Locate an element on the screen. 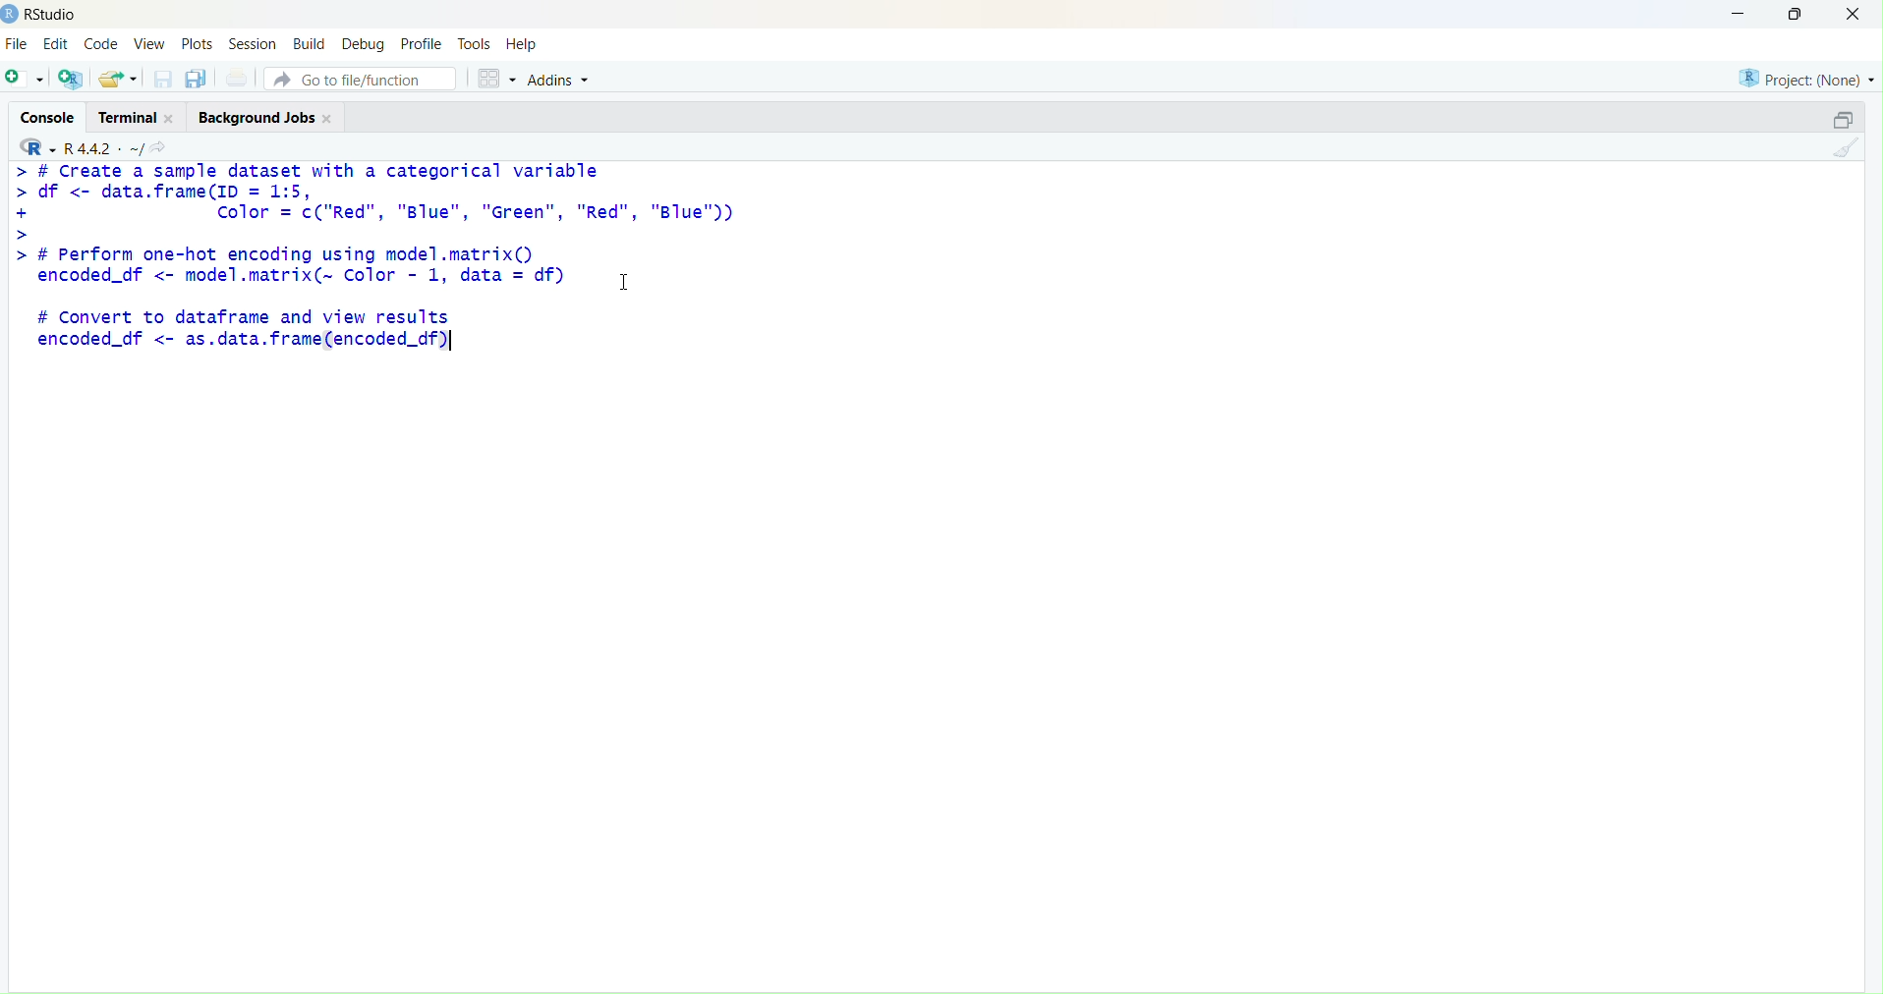 Image resolution: width=1883 pixels, height=994 pixels. tools is located at coordinates (475, 44).